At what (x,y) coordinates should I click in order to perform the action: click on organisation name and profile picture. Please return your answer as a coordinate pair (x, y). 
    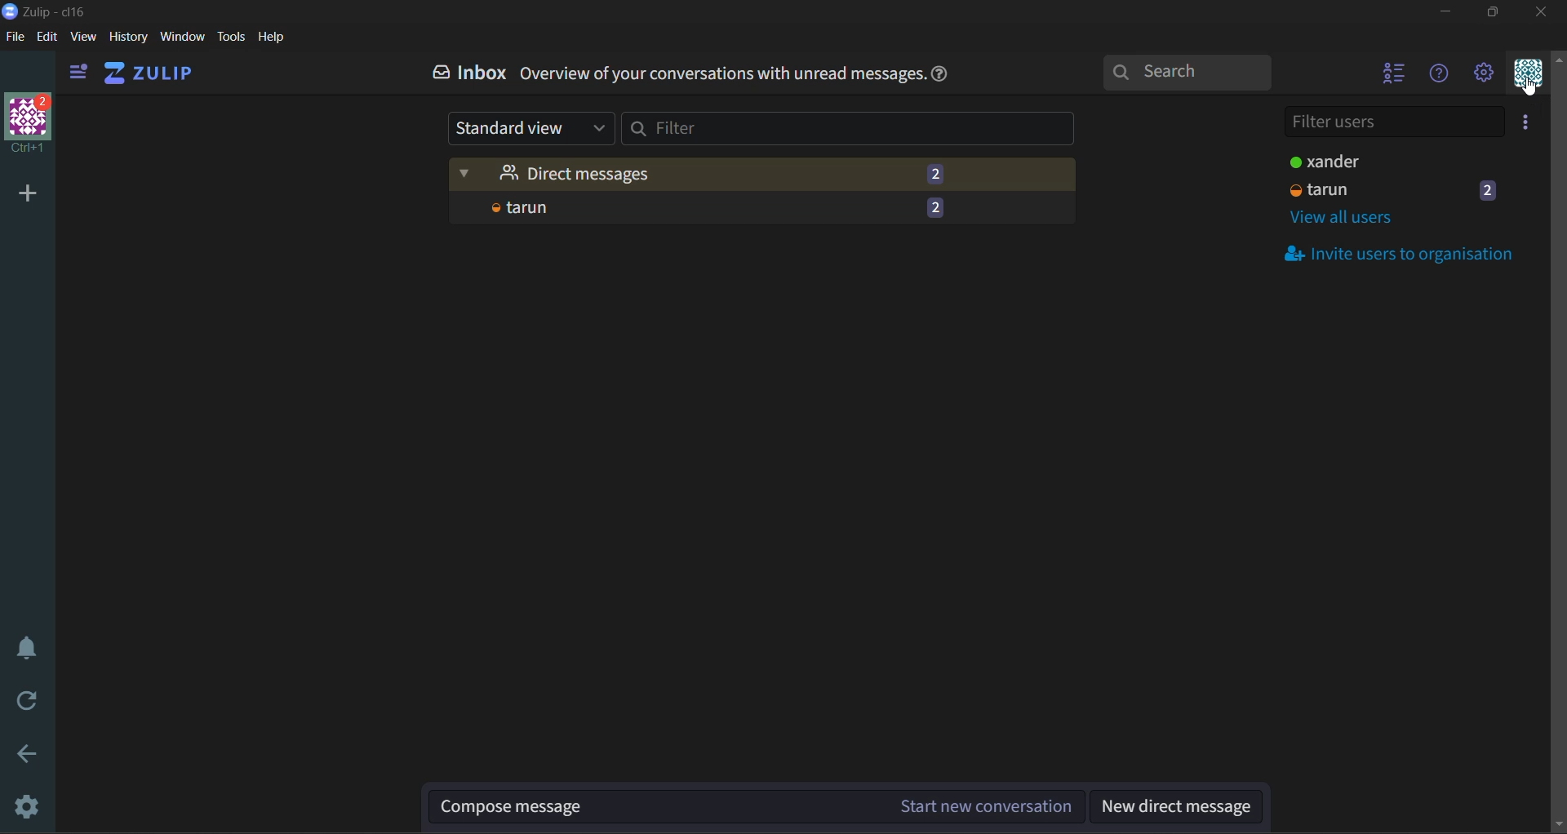
    Looking at the image, I should click on (25, 126).